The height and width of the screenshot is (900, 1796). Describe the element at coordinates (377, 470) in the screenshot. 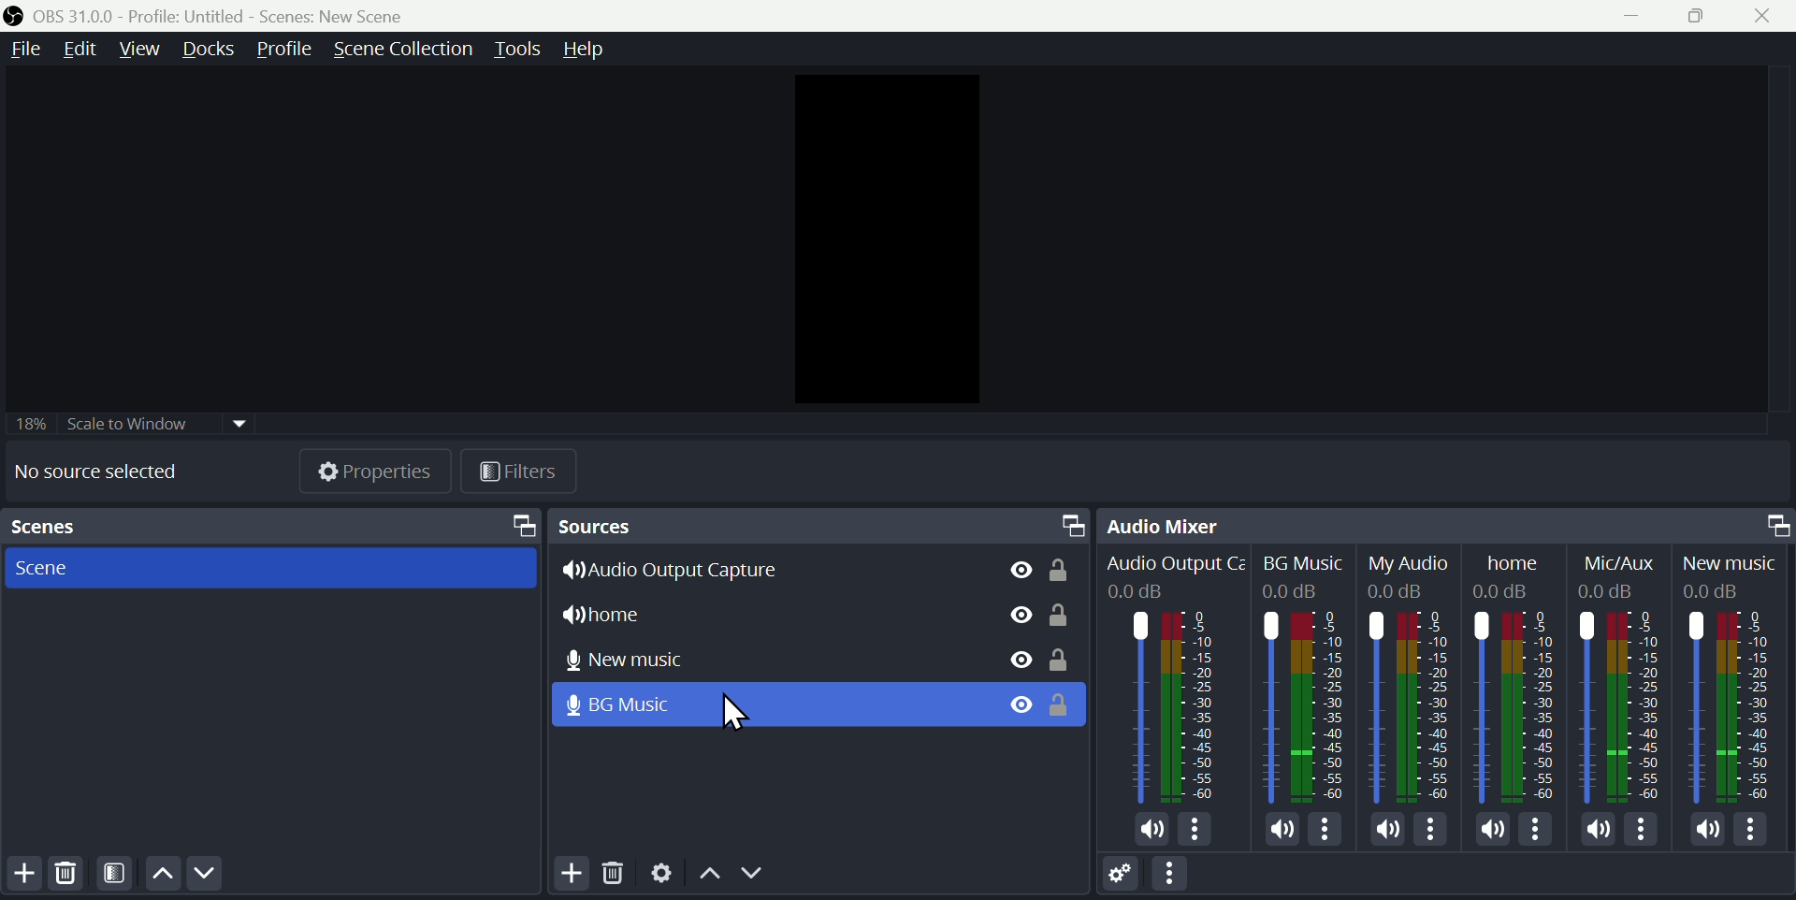

I see `Properties` at that location.